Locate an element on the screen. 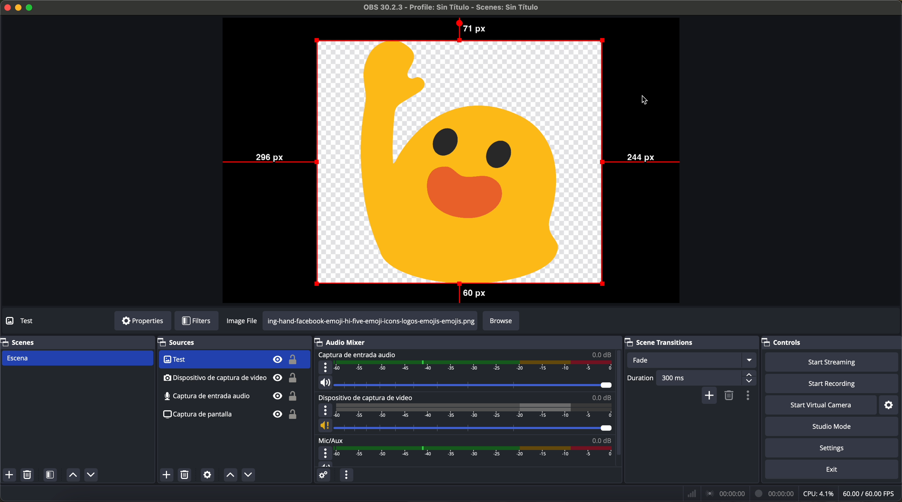 Image resolution: width=902 pixels, height=502 pixels. scene is located at coordinates (77, 359).